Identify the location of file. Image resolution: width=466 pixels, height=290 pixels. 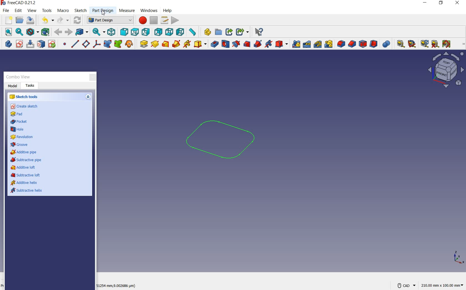
(6, 11).